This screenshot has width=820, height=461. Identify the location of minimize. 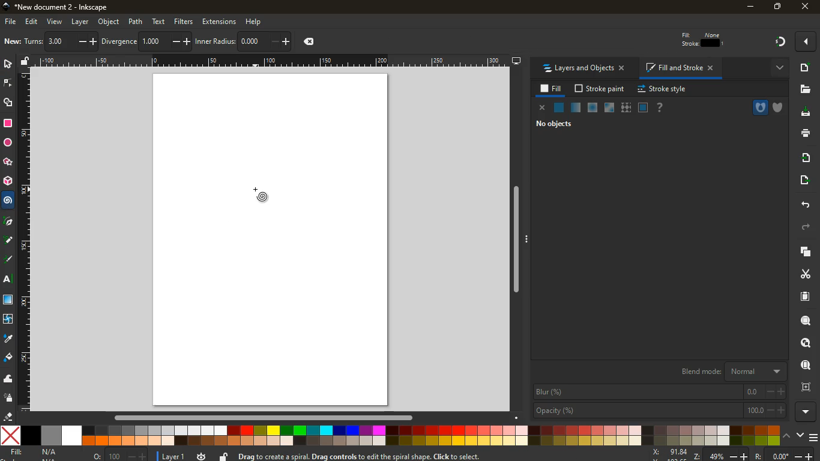
(748, 7).